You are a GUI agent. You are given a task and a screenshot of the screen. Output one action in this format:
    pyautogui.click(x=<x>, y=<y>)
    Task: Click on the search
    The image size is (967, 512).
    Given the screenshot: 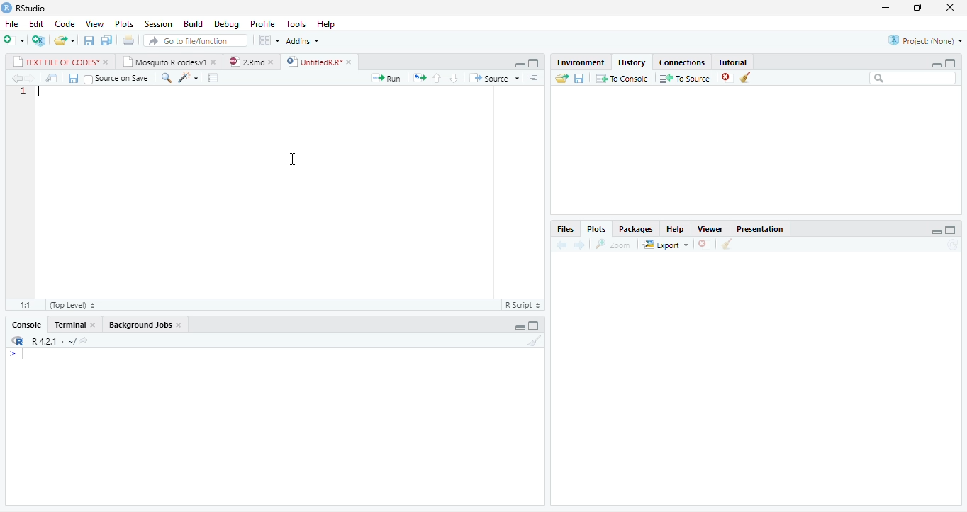 What is the action you would take?
    pyautogui.click(x=166, y=78)
    